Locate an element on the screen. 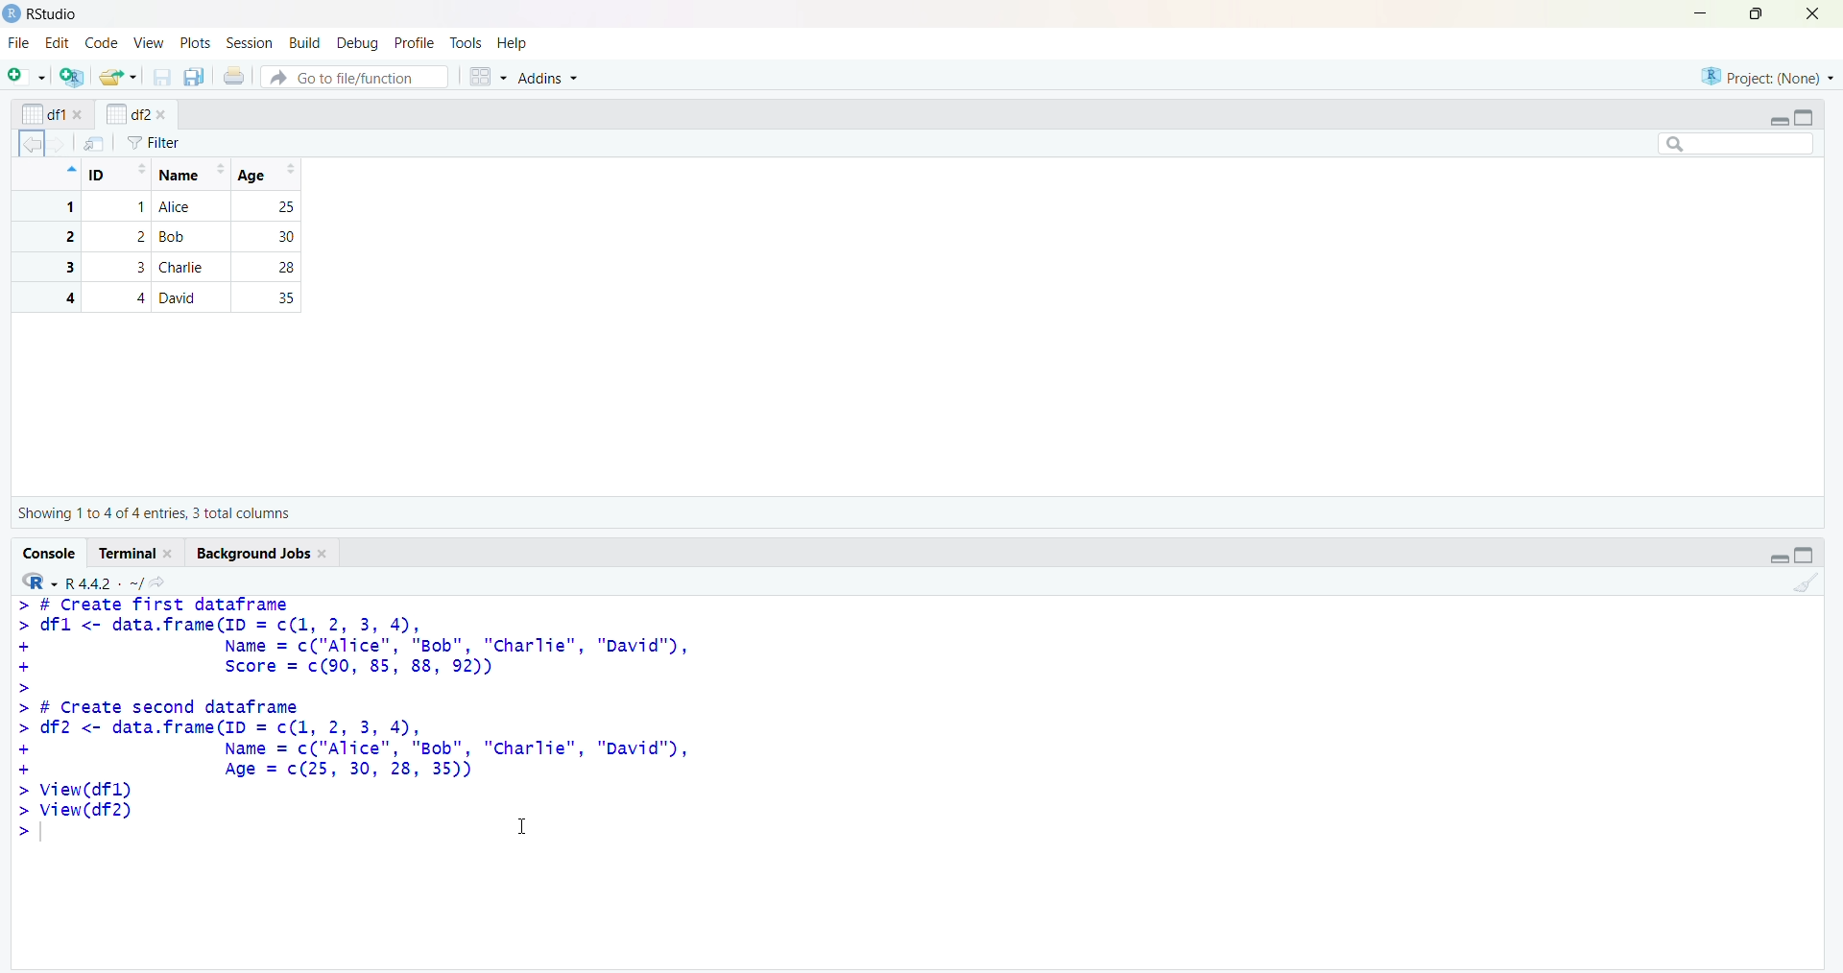 This screenshot has height=973, width=1843. Filter is located at coordinates (154, 143).